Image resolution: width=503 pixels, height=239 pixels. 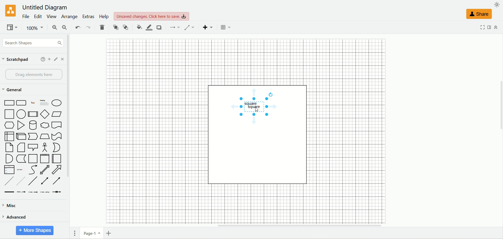 I want to click on appearance, so click(x=496, y=5).